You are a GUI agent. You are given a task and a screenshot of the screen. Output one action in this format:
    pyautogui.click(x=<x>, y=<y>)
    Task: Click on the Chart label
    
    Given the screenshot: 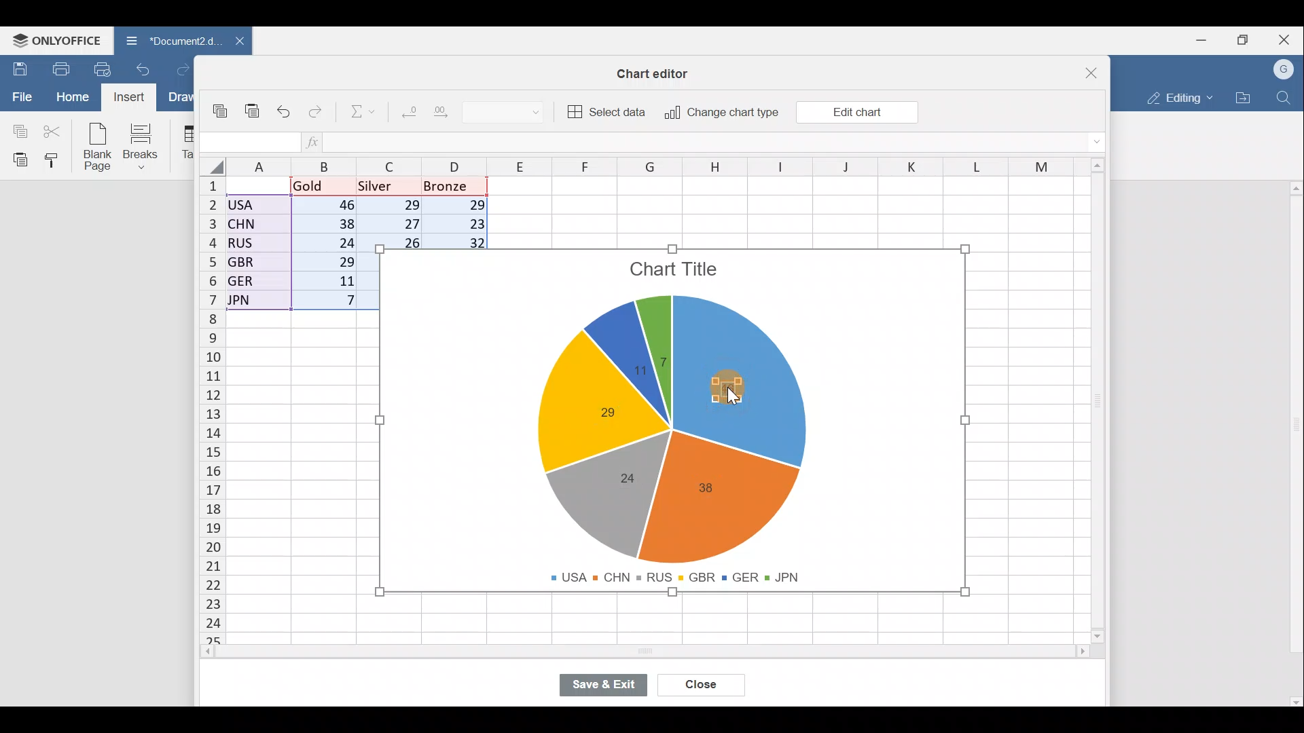 What is the action you would take?
    pyautogui.click(x=663, y=354)
    